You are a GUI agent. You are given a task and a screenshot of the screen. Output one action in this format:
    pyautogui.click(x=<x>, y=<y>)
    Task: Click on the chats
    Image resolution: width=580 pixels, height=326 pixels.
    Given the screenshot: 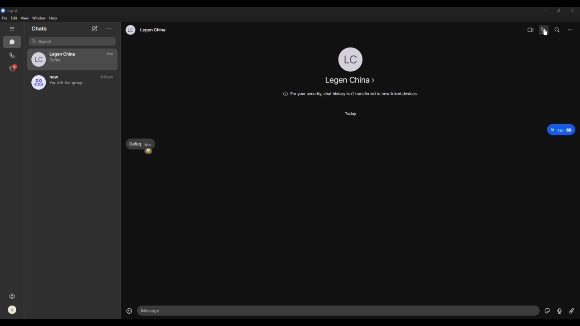 What is the action you would take?
    pyautogui.click(x=42, y=29)
    